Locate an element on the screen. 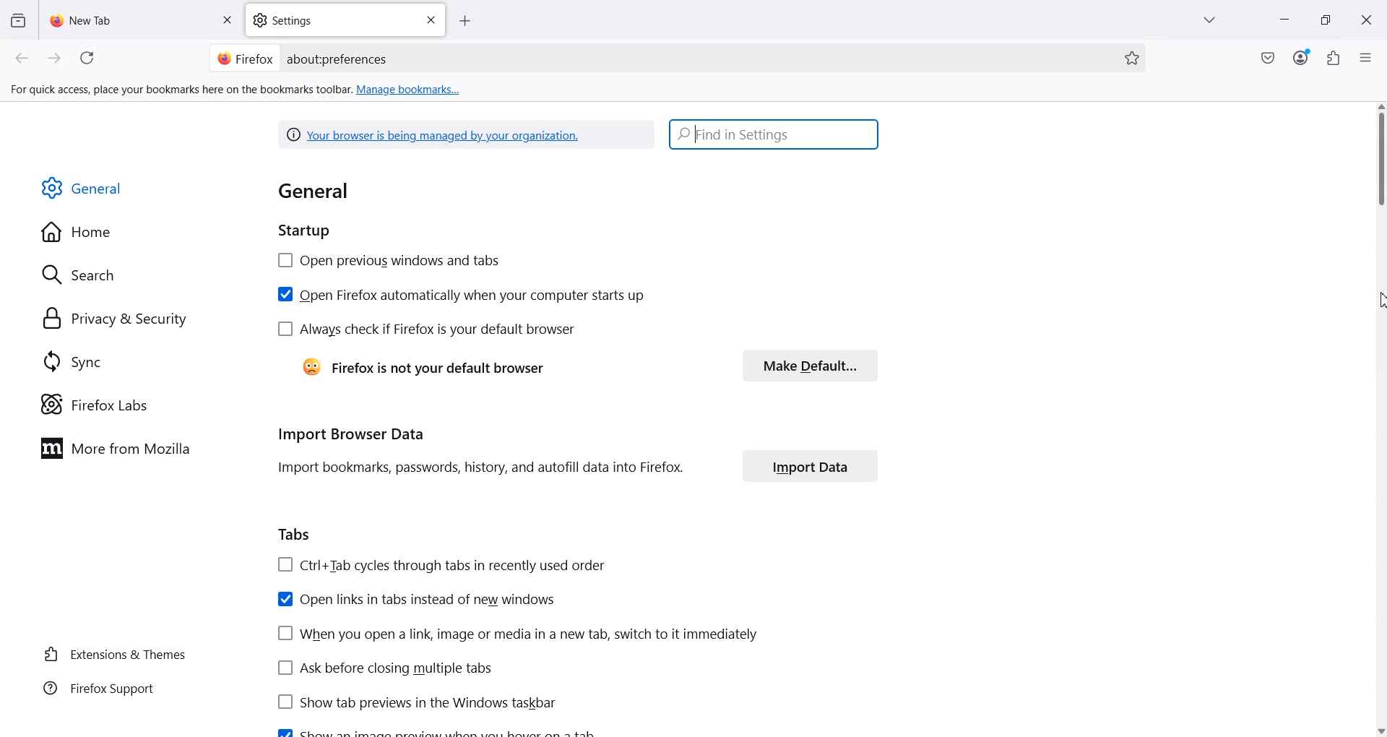 The image size is (1387, 737). [J Ask before closing multiple tabs is located at coordinates (382, 668).